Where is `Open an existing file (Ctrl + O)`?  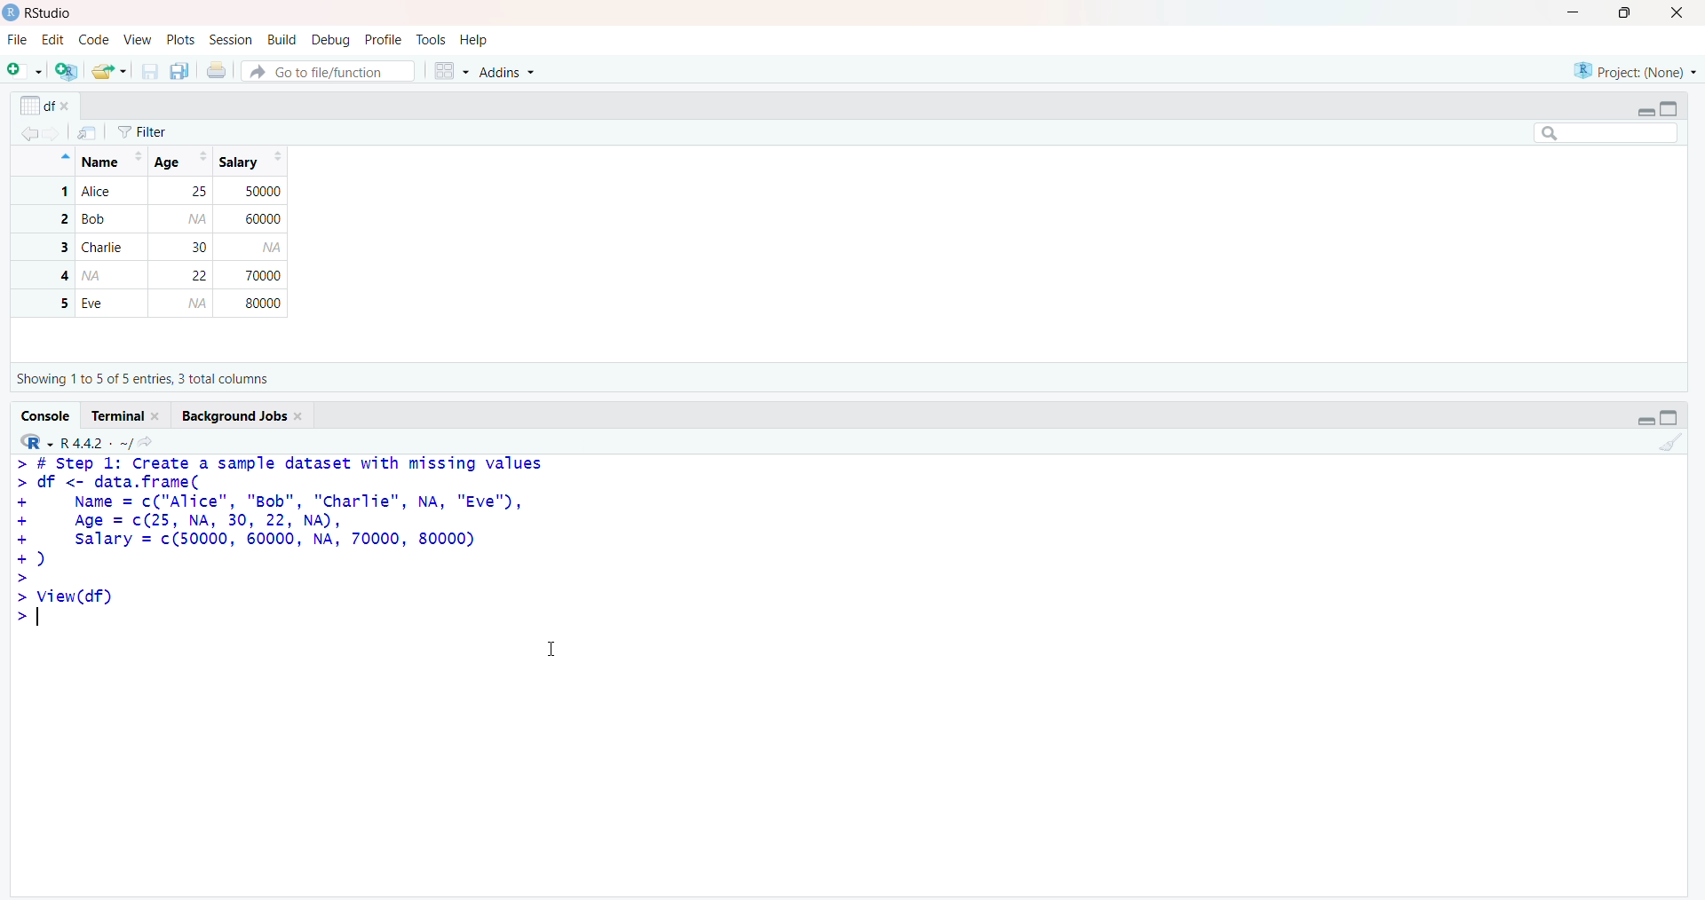
Open an existing file (Ctrl + O) is located at coordinates (107, 71).